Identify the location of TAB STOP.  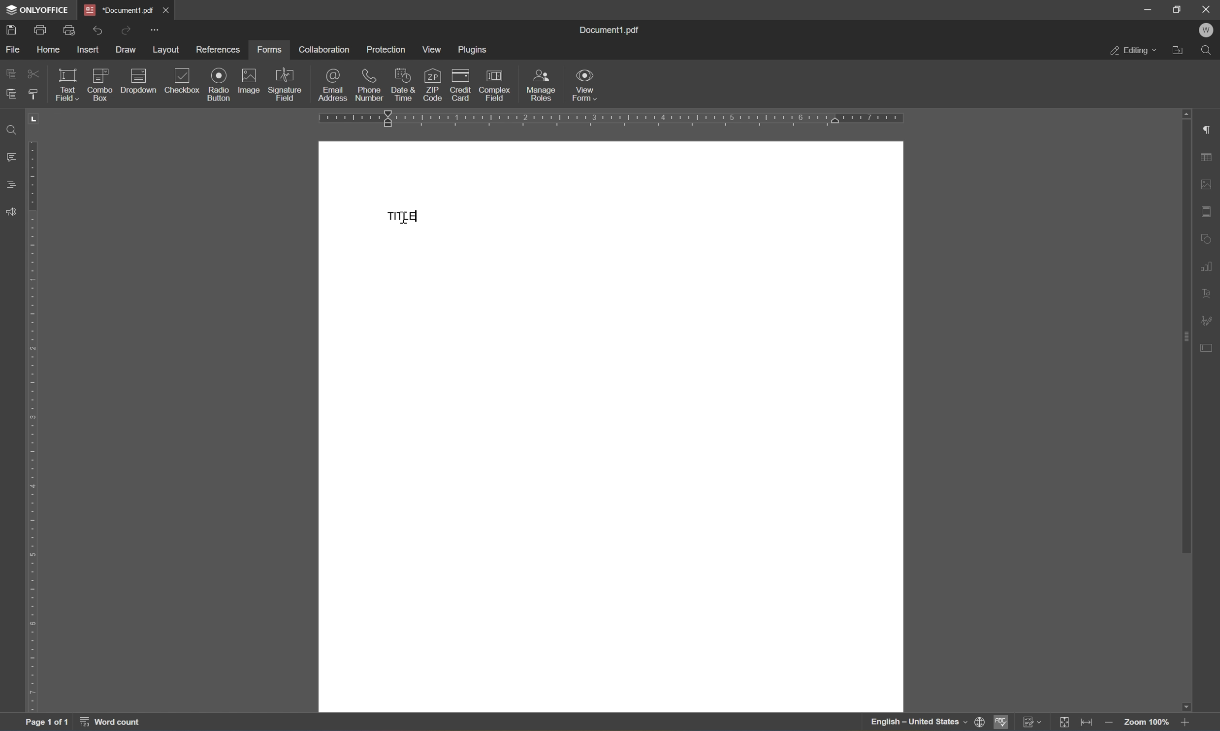
(34, 122).